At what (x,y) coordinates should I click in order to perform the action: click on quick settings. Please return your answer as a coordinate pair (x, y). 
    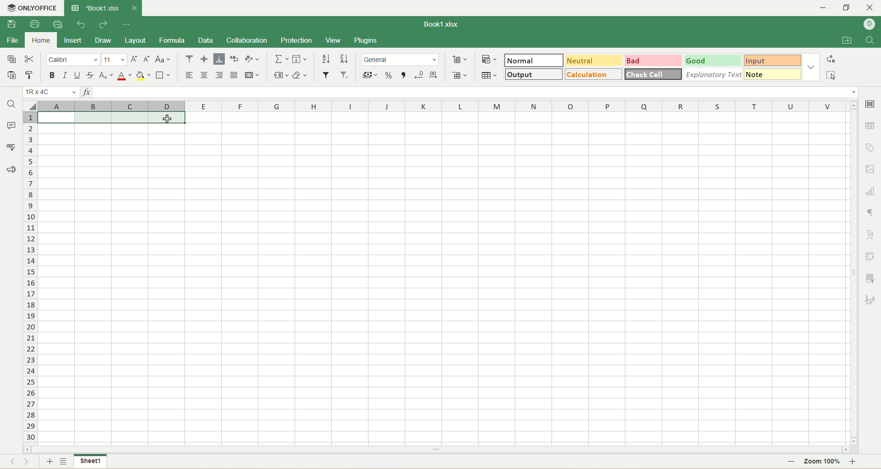
    Looking at the image, I should click on (126, 26).